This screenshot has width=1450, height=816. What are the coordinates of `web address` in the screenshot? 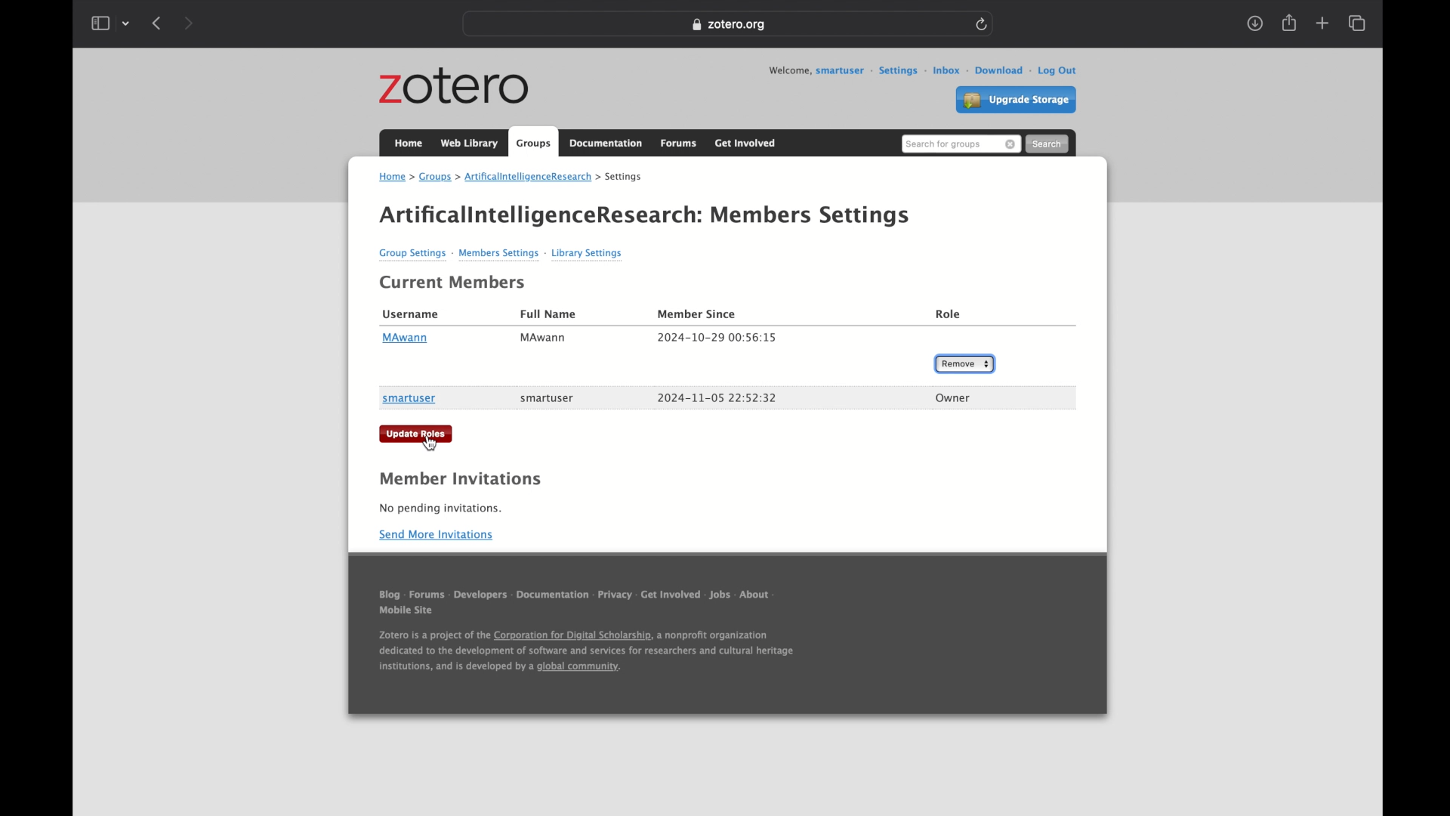 It's located at (727, 25).